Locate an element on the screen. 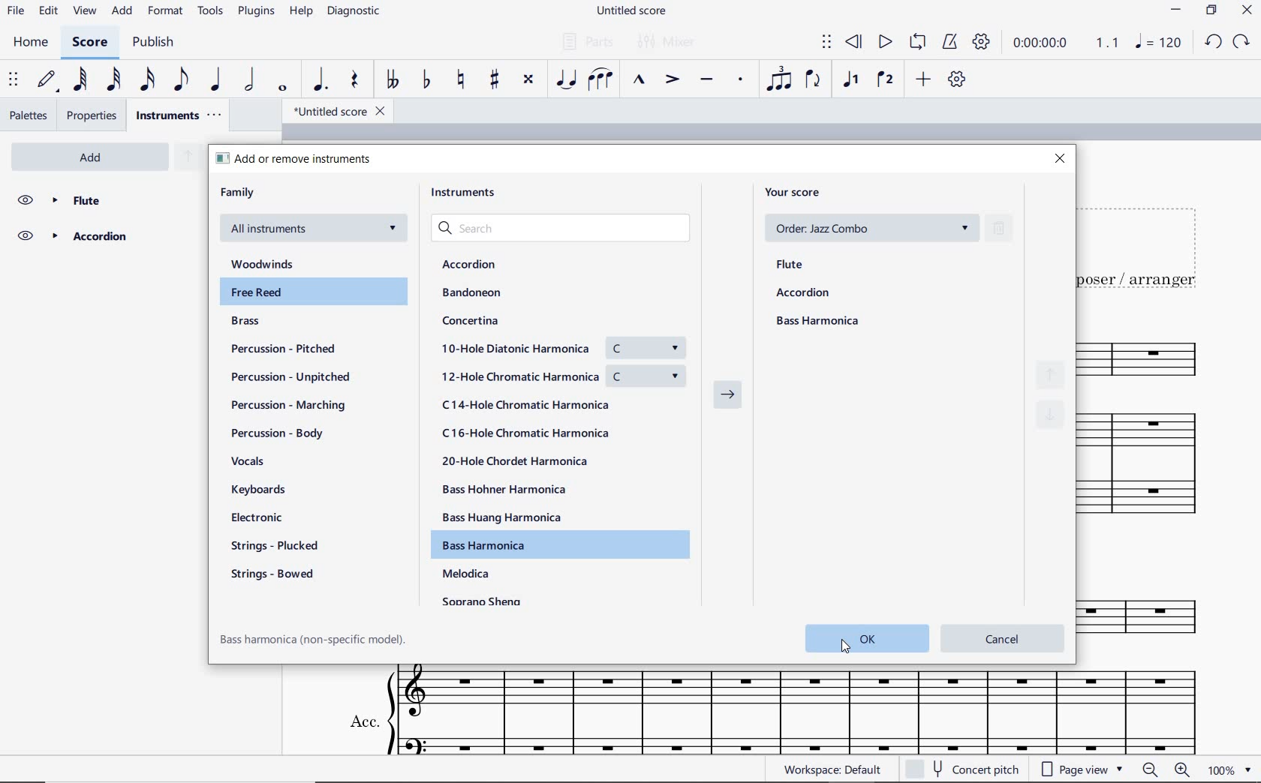 Image resolution: width=1261 pixels, height=783 pixels. properties is located at coordinates (94, 115).